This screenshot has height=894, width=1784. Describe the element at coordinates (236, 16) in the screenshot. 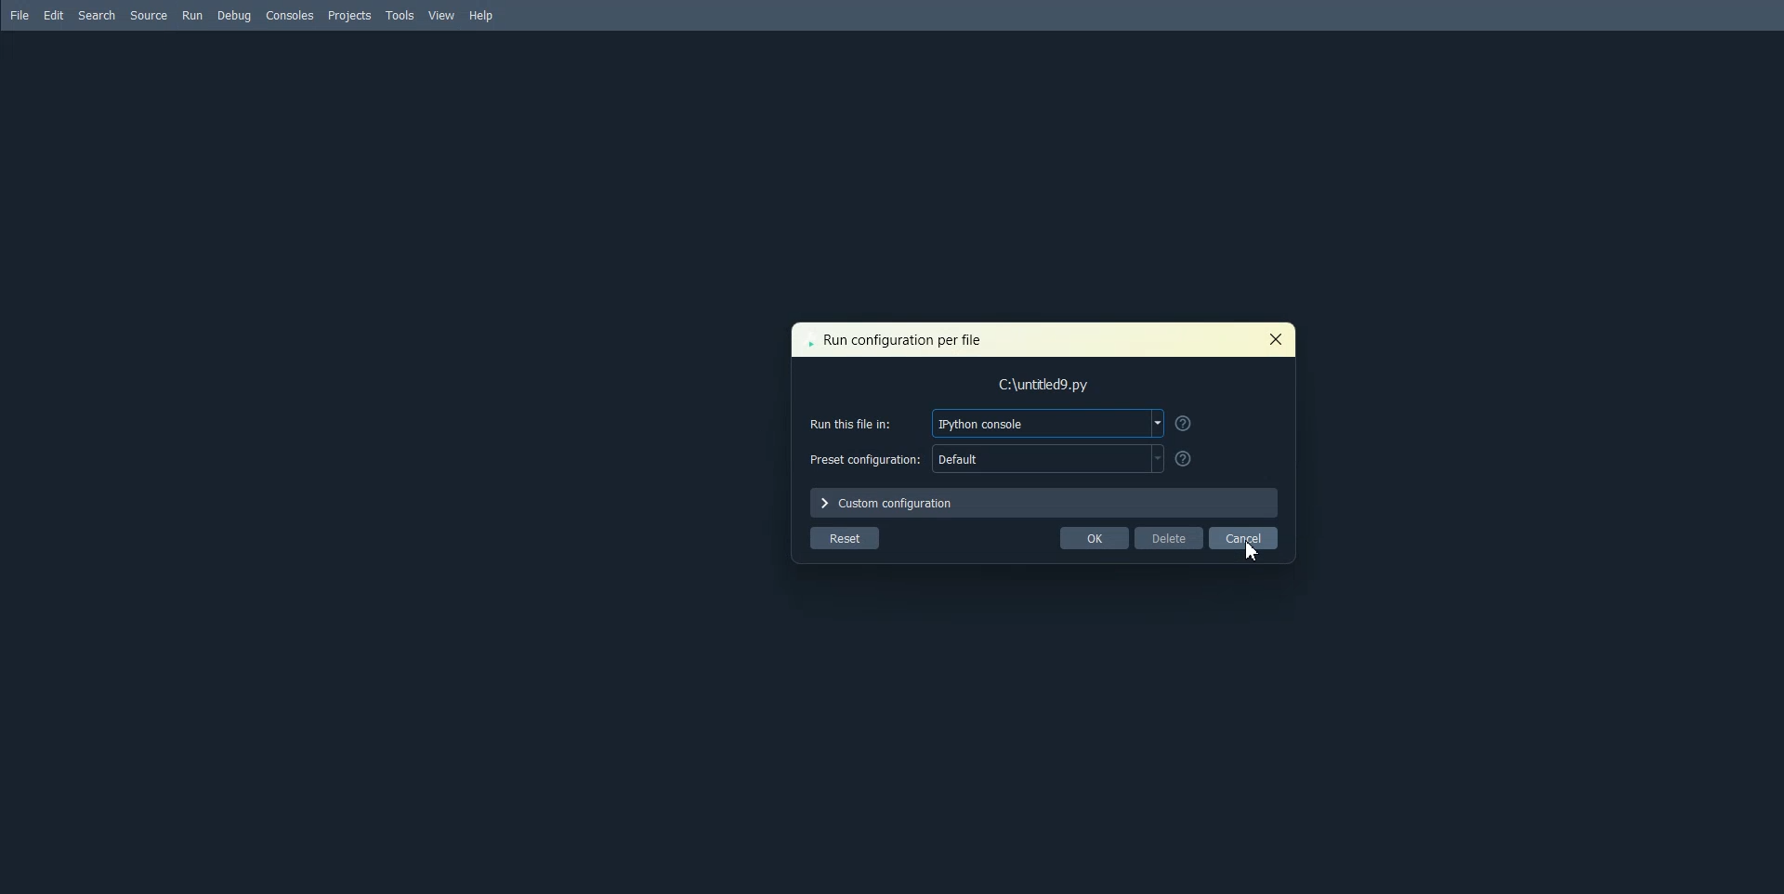

I see `Debug` at that location.